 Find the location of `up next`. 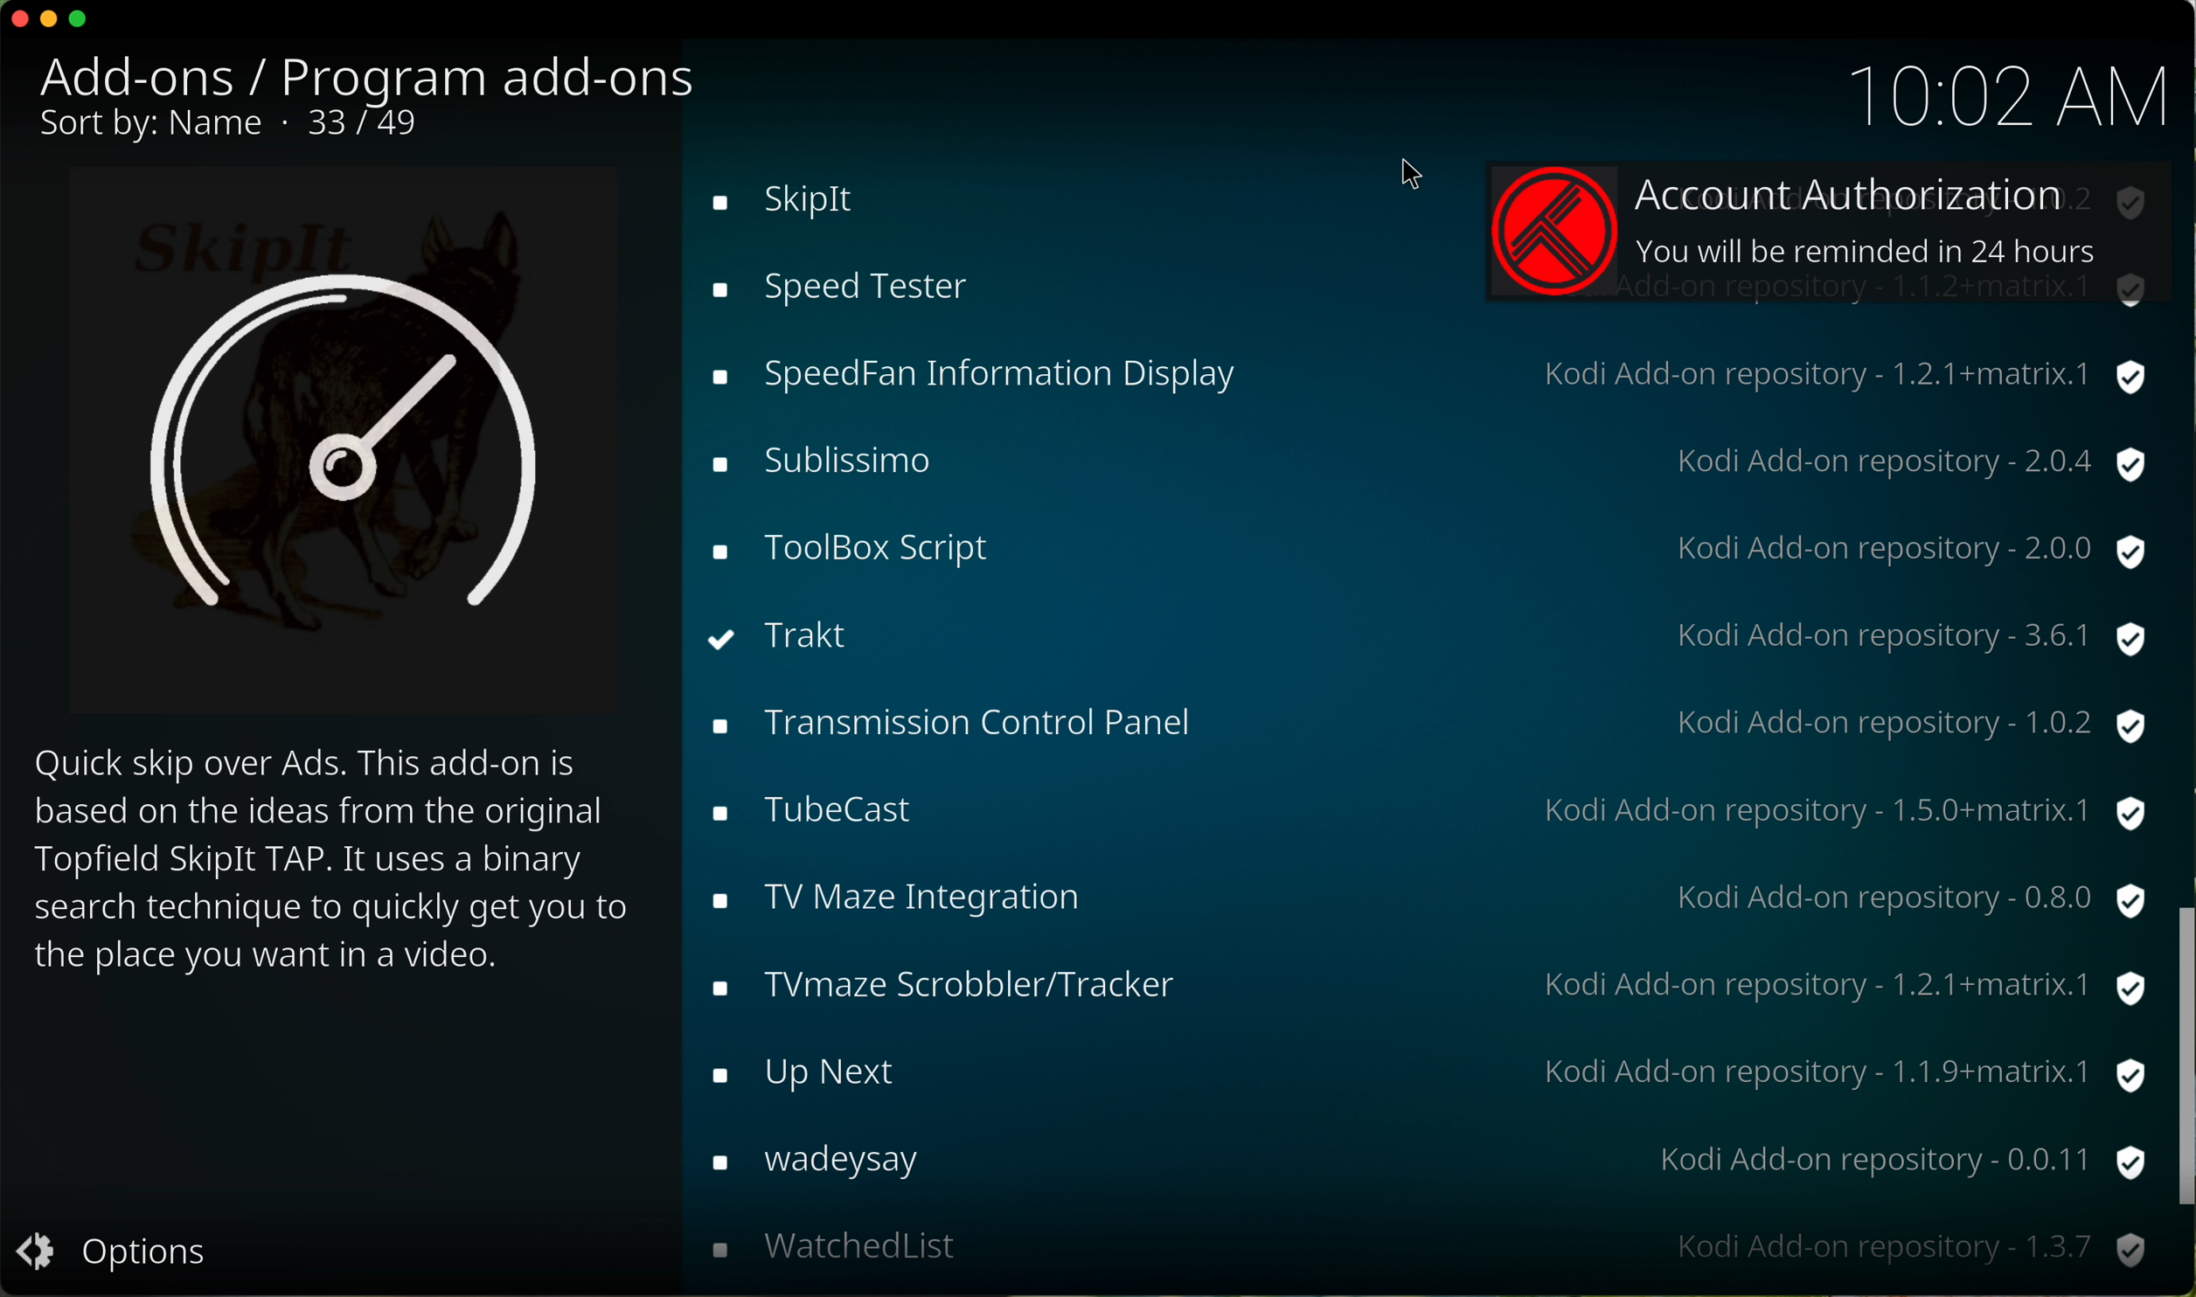

up next is located at coordinates (1426, 720).